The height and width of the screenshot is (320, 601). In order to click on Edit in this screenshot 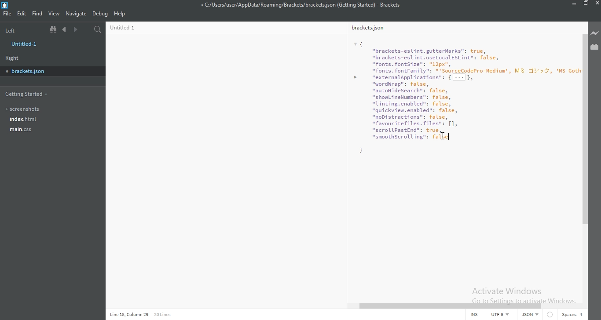, I will do `click(23, 13)`.